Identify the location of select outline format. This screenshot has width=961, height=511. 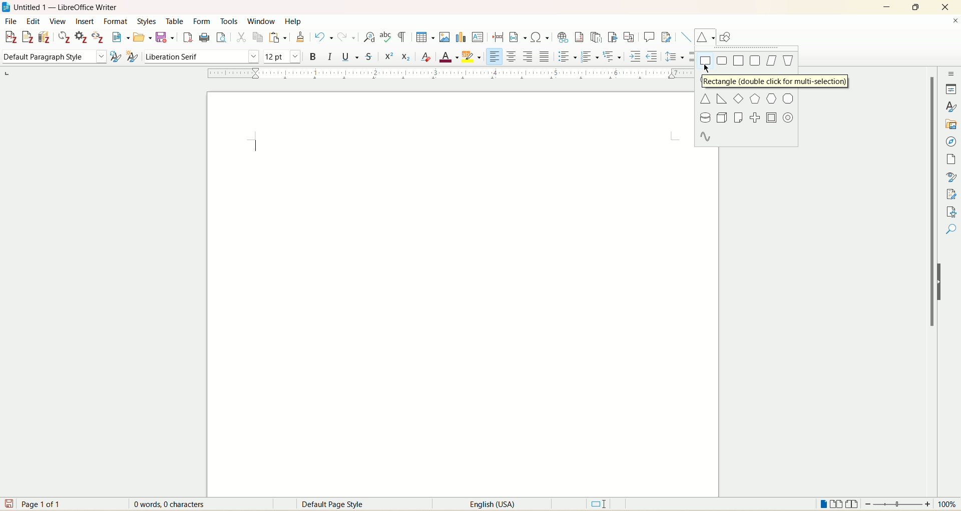
(612, 57).